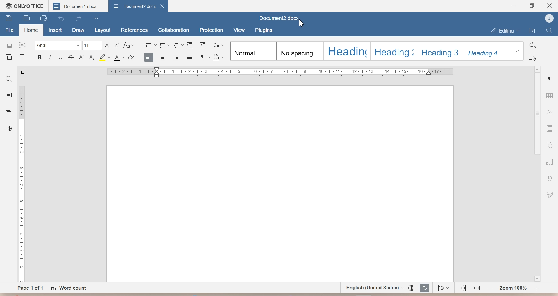 Image resolution: width=558 pixels, height=296 pixels. What do you see at coordinates (550, 195) in the screenshot?
I see `Signature` at bounding box center [550, 195].